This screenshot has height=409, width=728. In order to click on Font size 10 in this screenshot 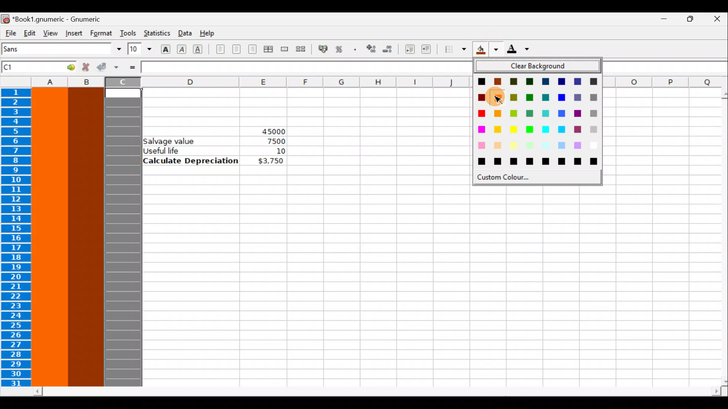, I will do `click(137, 50)`.